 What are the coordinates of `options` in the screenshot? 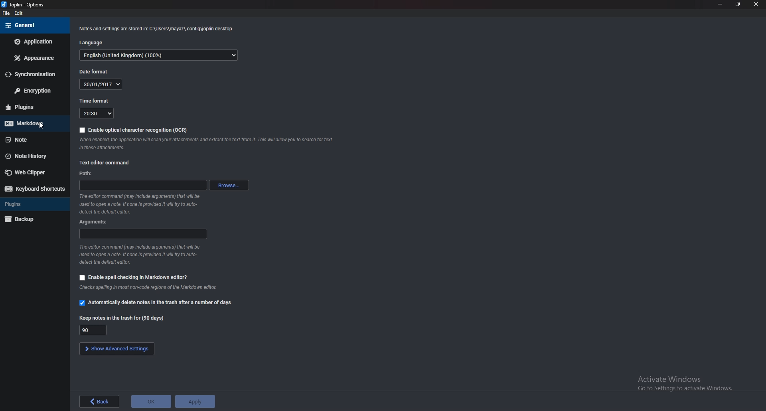 It's located at (23, 4).